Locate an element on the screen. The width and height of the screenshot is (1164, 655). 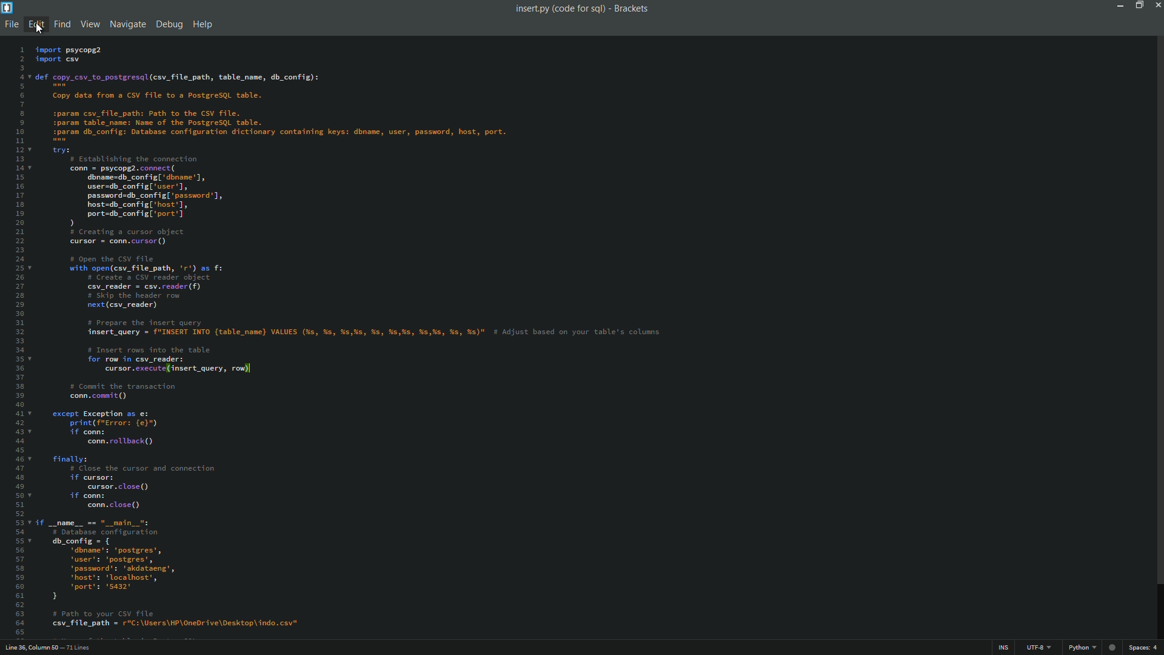
web is located at coordinates (1114, 647).